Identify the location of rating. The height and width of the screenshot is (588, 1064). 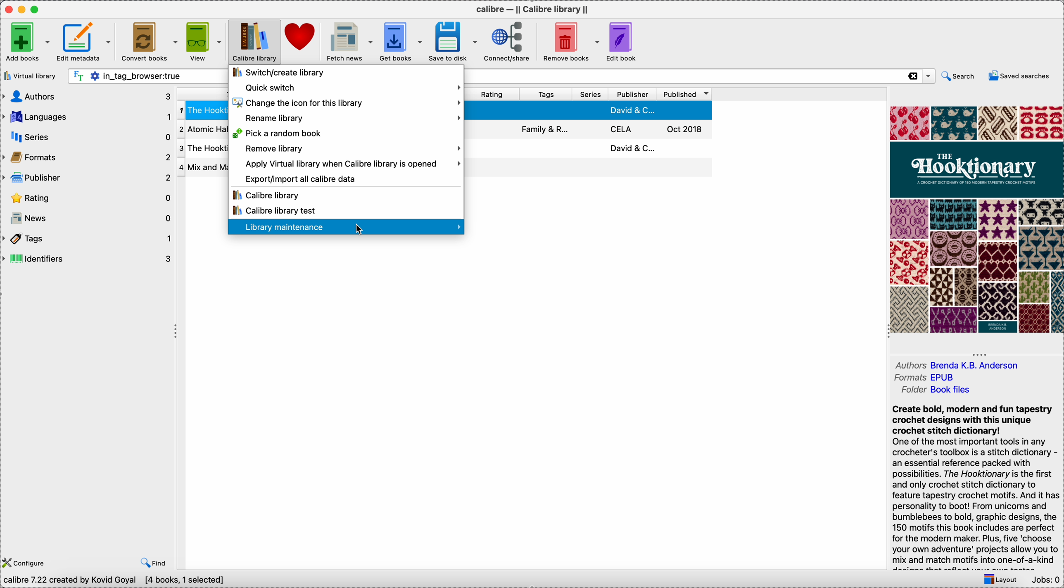
(87, 198).